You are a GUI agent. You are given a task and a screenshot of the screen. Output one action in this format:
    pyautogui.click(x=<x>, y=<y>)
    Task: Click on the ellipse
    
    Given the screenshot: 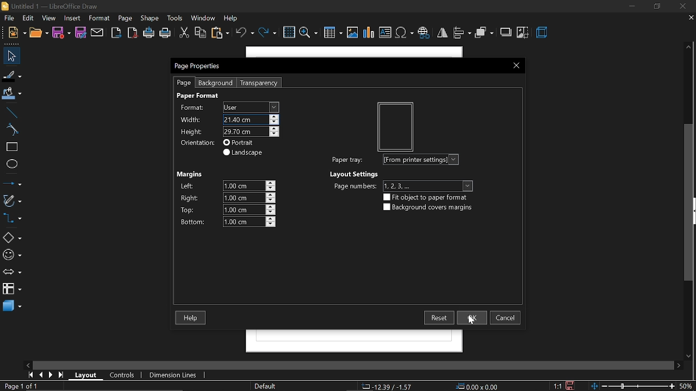 What is the action you would take?
    pyautogui.click(x=11, y=165)
    